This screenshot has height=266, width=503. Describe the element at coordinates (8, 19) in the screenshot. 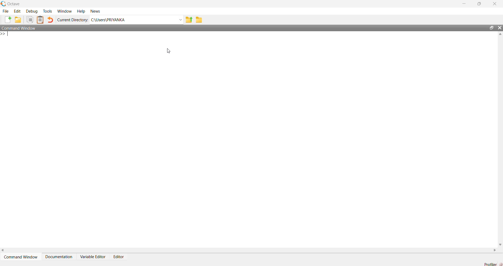

I see `New script` at that location.